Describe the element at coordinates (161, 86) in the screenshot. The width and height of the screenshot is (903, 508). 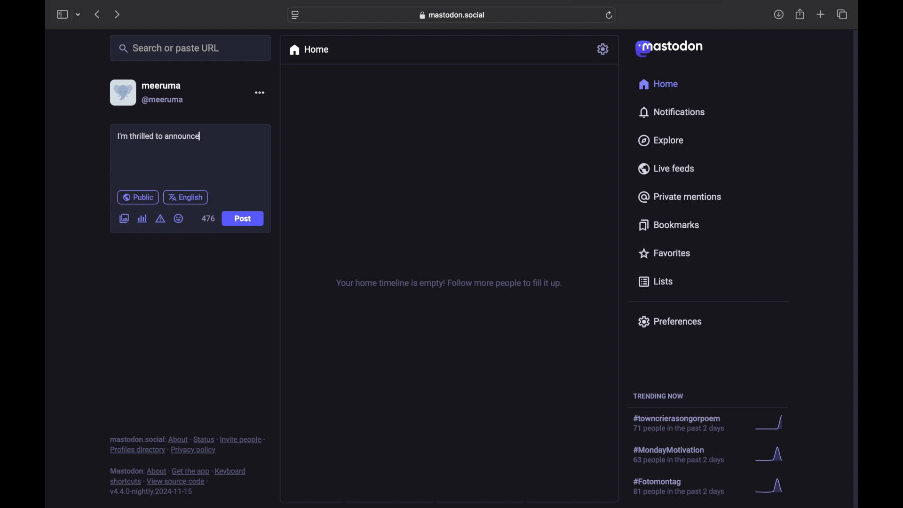
I see `meeruma` at that location.